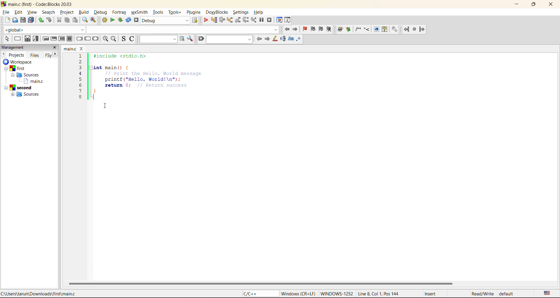  Describe the element at coordinates (19, 62) in the screenshot. I see `workspaces` at that location.